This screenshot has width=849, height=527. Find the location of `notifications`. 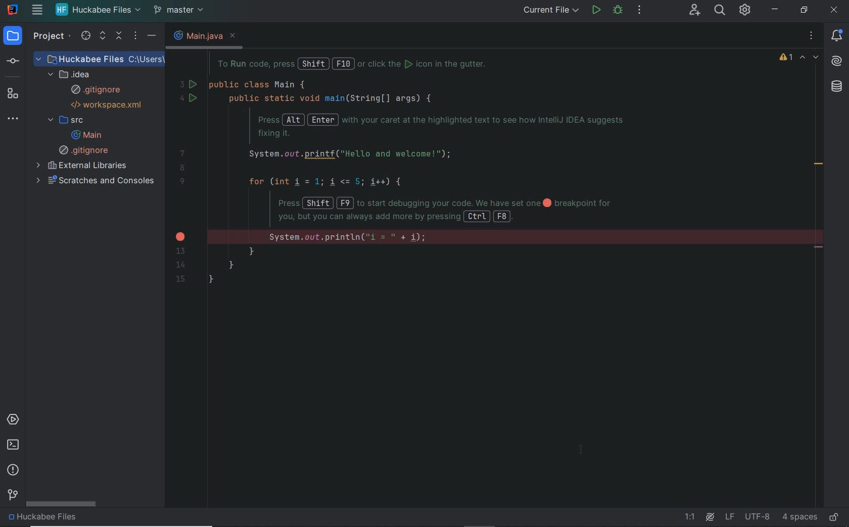

notifications is located at coordinates (839, 35).